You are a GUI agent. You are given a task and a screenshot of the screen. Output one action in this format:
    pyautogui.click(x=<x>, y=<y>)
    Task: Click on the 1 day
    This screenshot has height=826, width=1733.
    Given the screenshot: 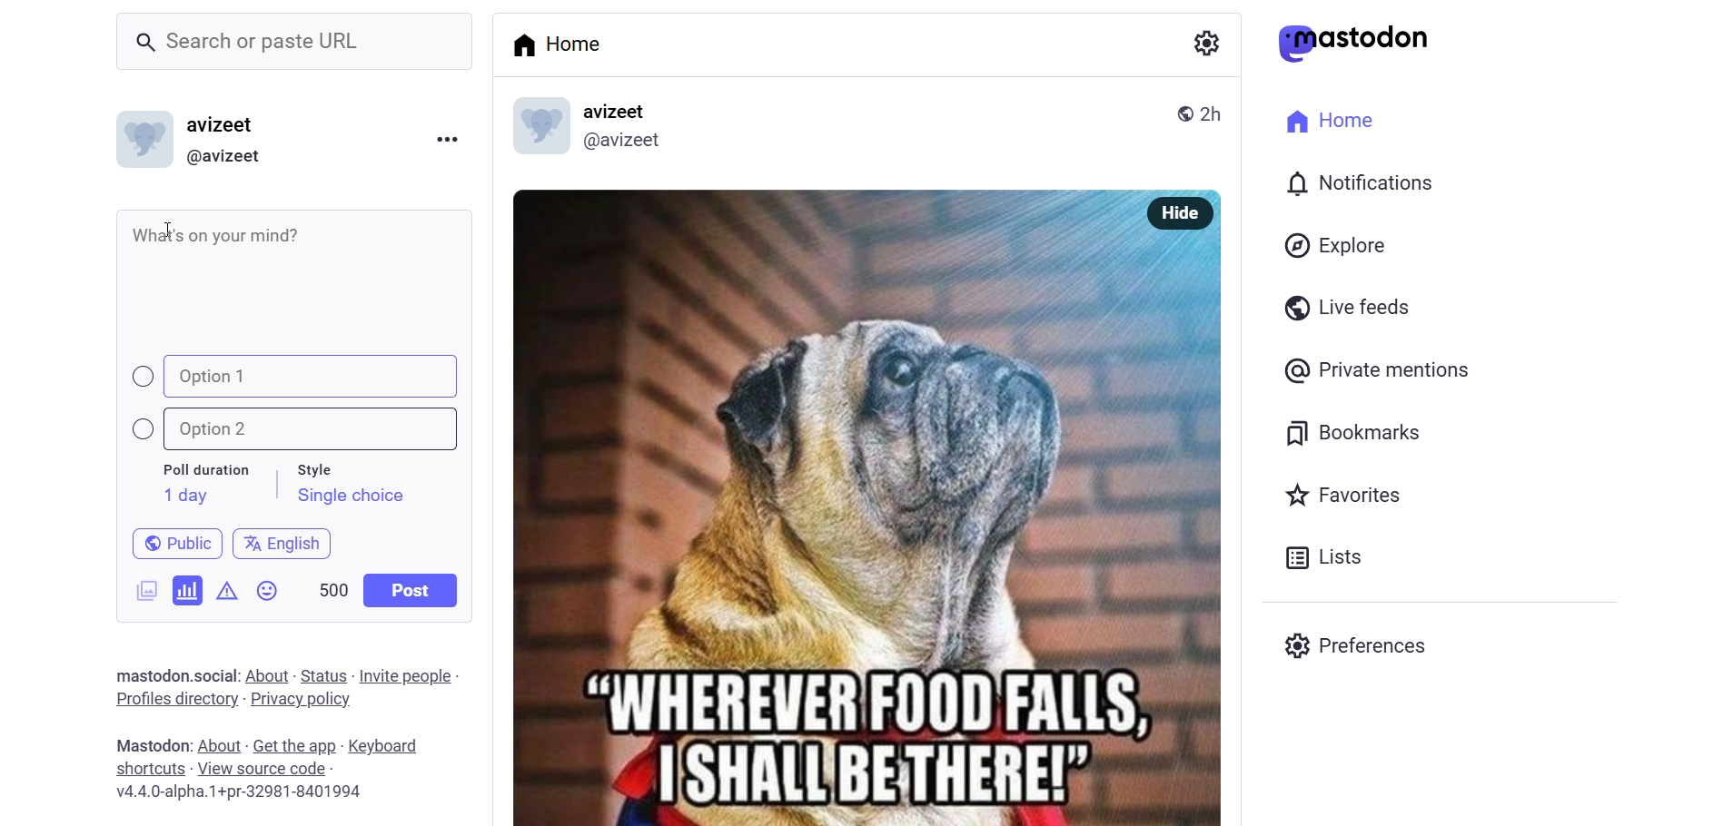 What is the action you would take?
    pyautogui.click(x=183, y=496)
    